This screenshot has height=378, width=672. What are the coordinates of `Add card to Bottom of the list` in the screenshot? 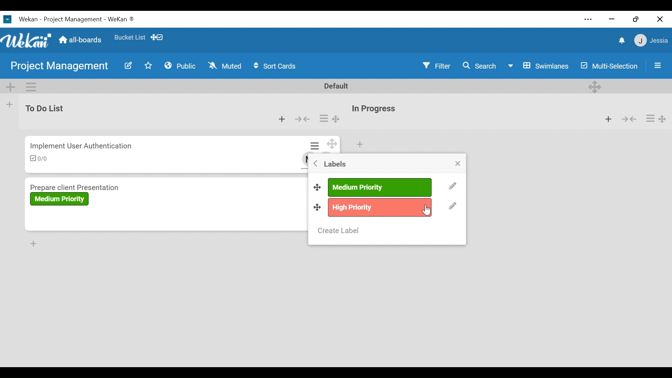 It's located at (33, 244).